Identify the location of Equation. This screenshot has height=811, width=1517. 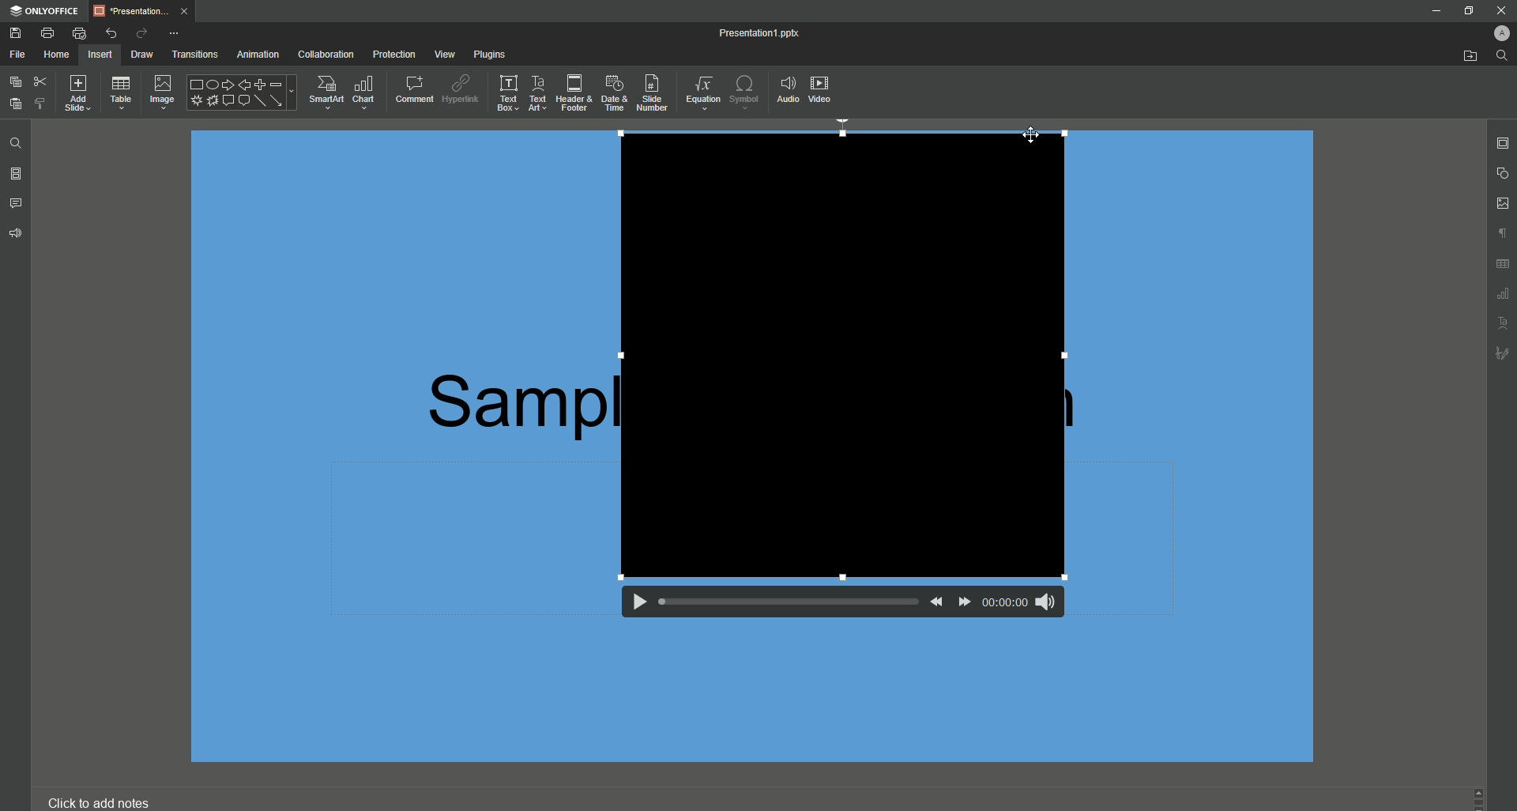
(704, 95).